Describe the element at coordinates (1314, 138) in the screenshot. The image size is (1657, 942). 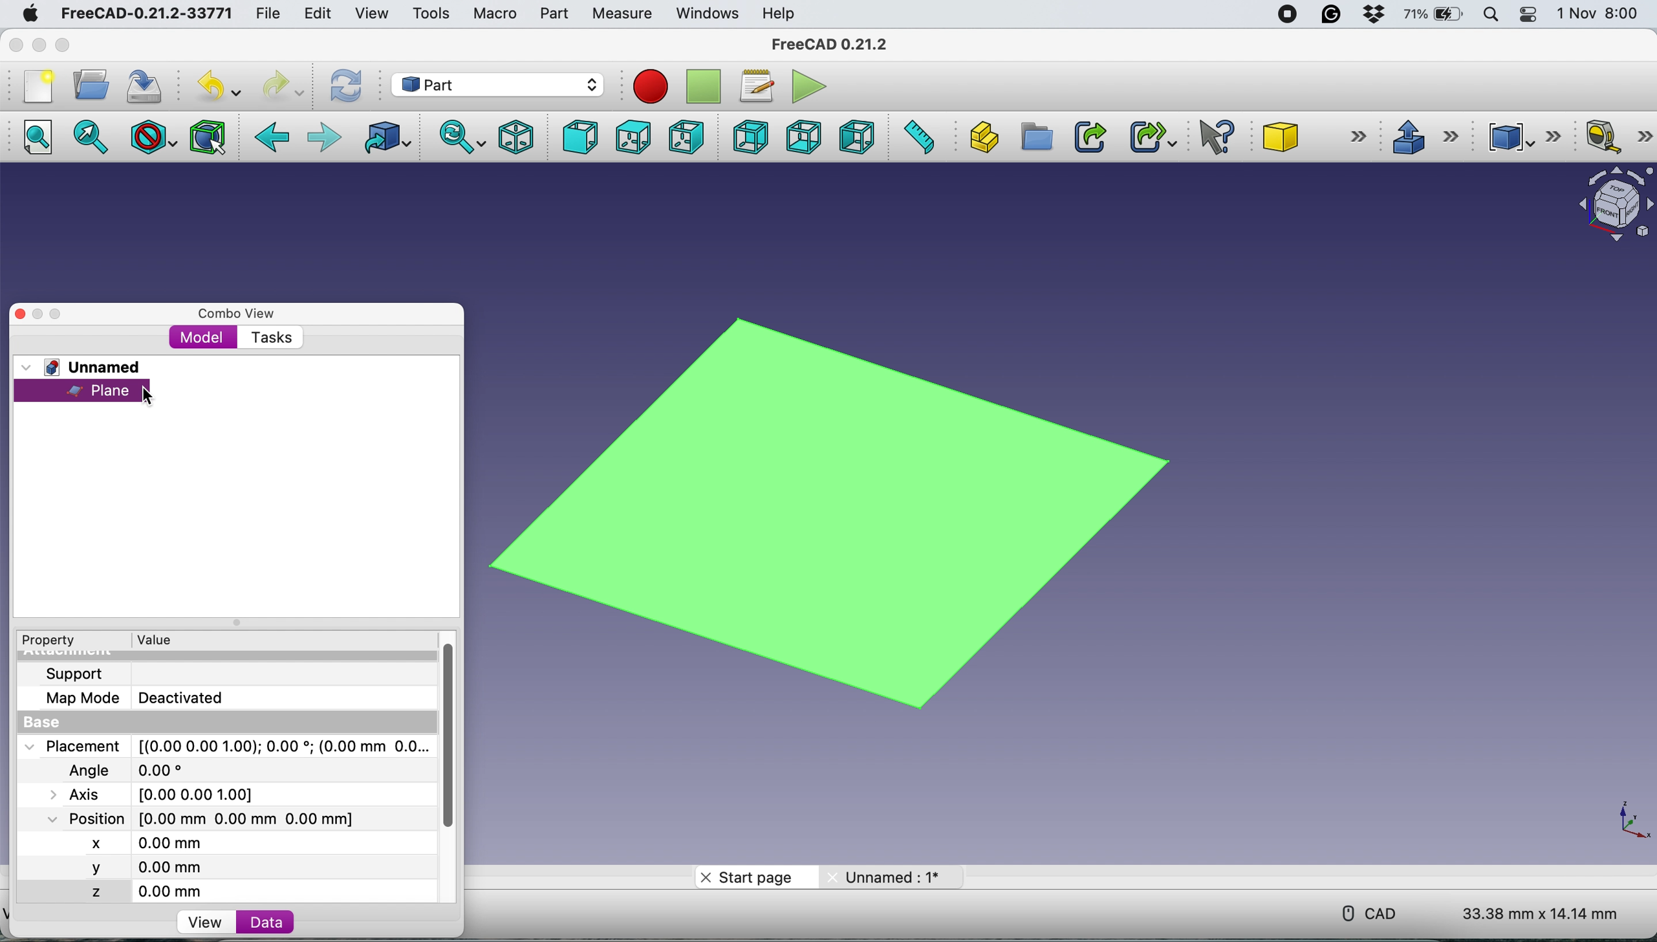
I see `cube` at that location.